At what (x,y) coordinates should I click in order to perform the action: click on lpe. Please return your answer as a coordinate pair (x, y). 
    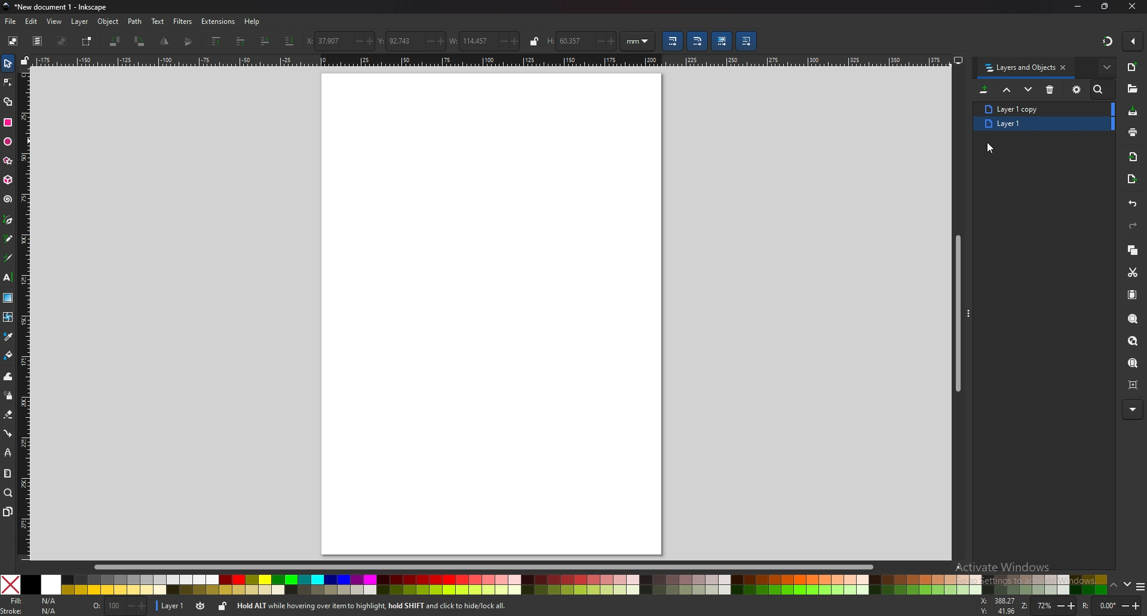
    Looking at the image, I should click on (8, 452).